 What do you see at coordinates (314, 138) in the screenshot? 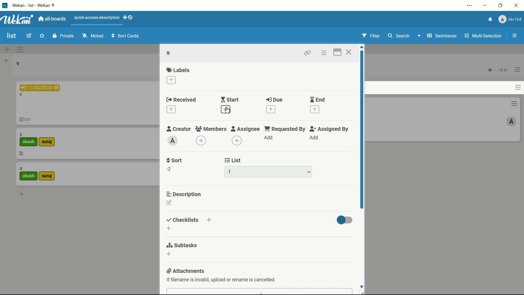
I see `add` at bounding box center [314, 138].